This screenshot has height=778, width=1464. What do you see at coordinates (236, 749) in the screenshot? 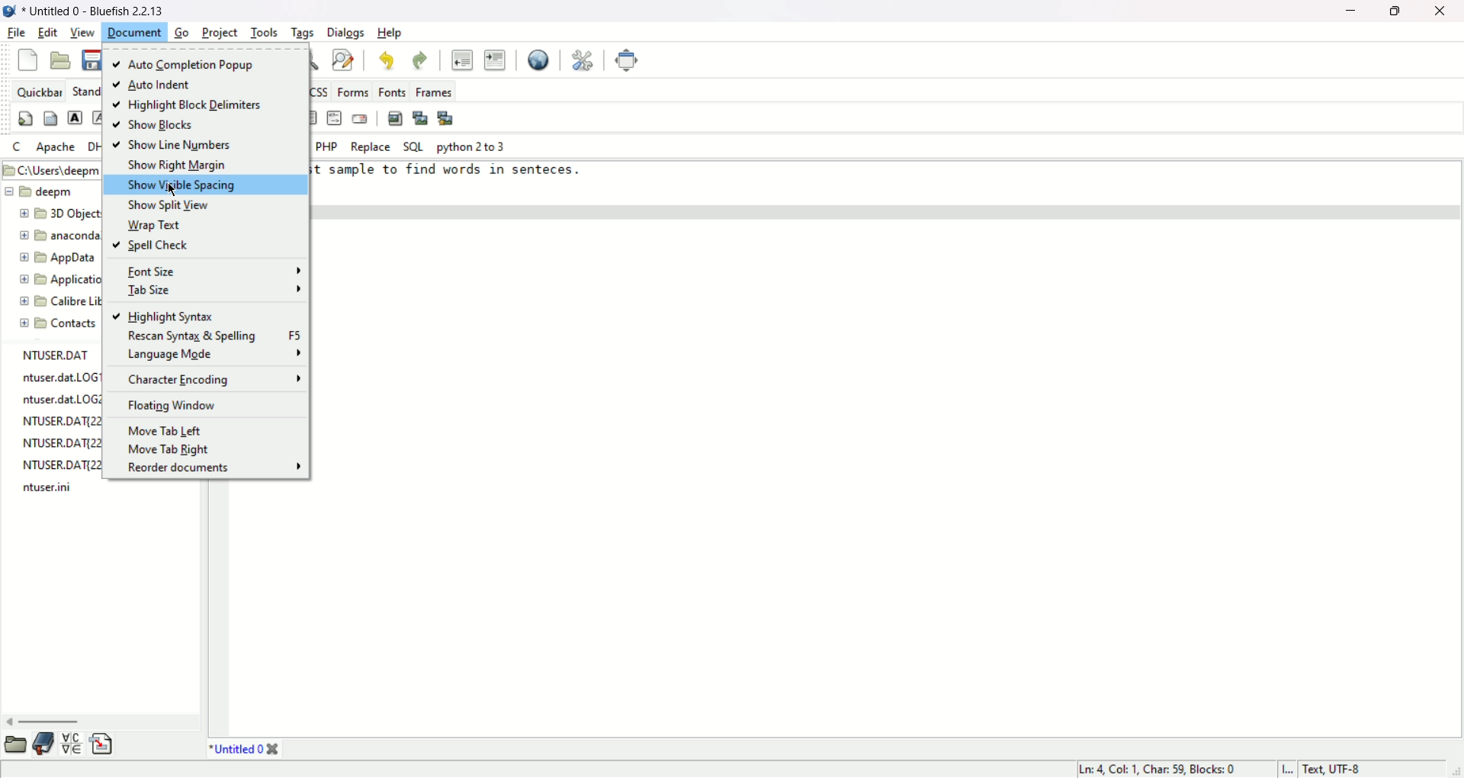
I see `*Untitled 0` at bounding box center [236, 749].